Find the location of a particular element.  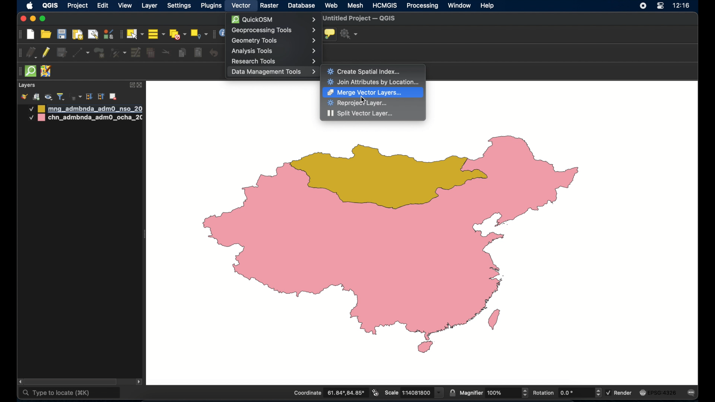

close is located at coordinates (22, 19).